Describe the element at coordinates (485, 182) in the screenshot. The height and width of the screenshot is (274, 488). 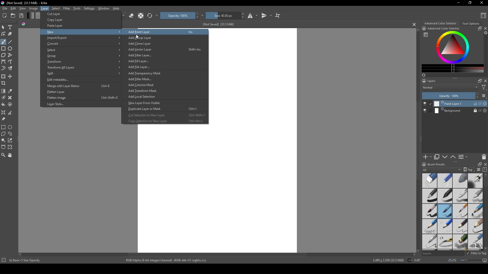
I see `scroll bar` at that location.